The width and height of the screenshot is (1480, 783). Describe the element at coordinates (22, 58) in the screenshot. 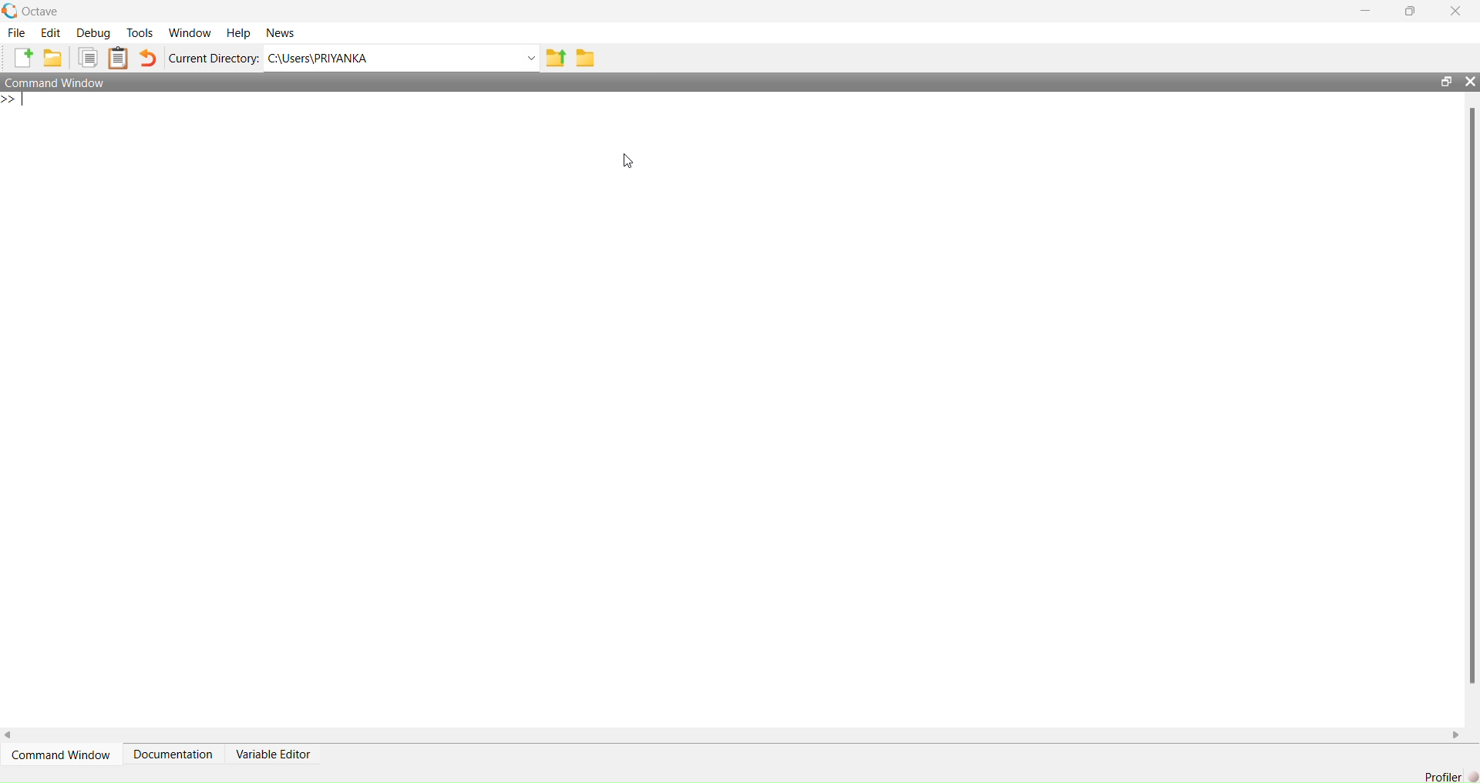

I see `add file` at that location.